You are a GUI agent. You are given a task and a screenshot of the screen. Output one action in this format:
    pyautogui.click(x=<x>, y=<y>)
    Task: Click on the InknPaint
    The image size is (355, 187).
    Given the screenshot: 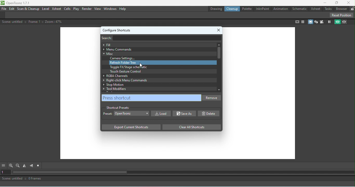 What is the action you would take?
    pyautogui.click(x=262, y=9)
    